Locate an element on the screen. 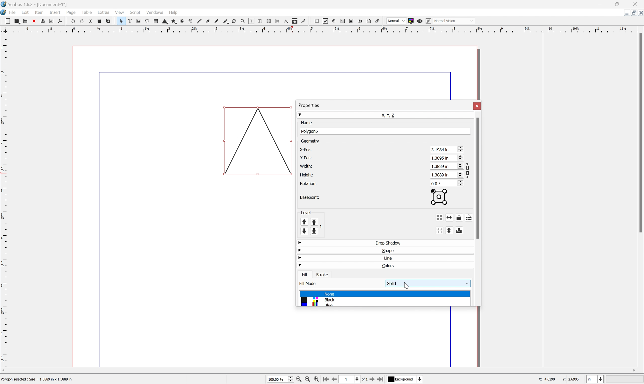 Image resolution: width=644 pixels, height=384 pixels. Spiral is located at coordinates (189, 21).